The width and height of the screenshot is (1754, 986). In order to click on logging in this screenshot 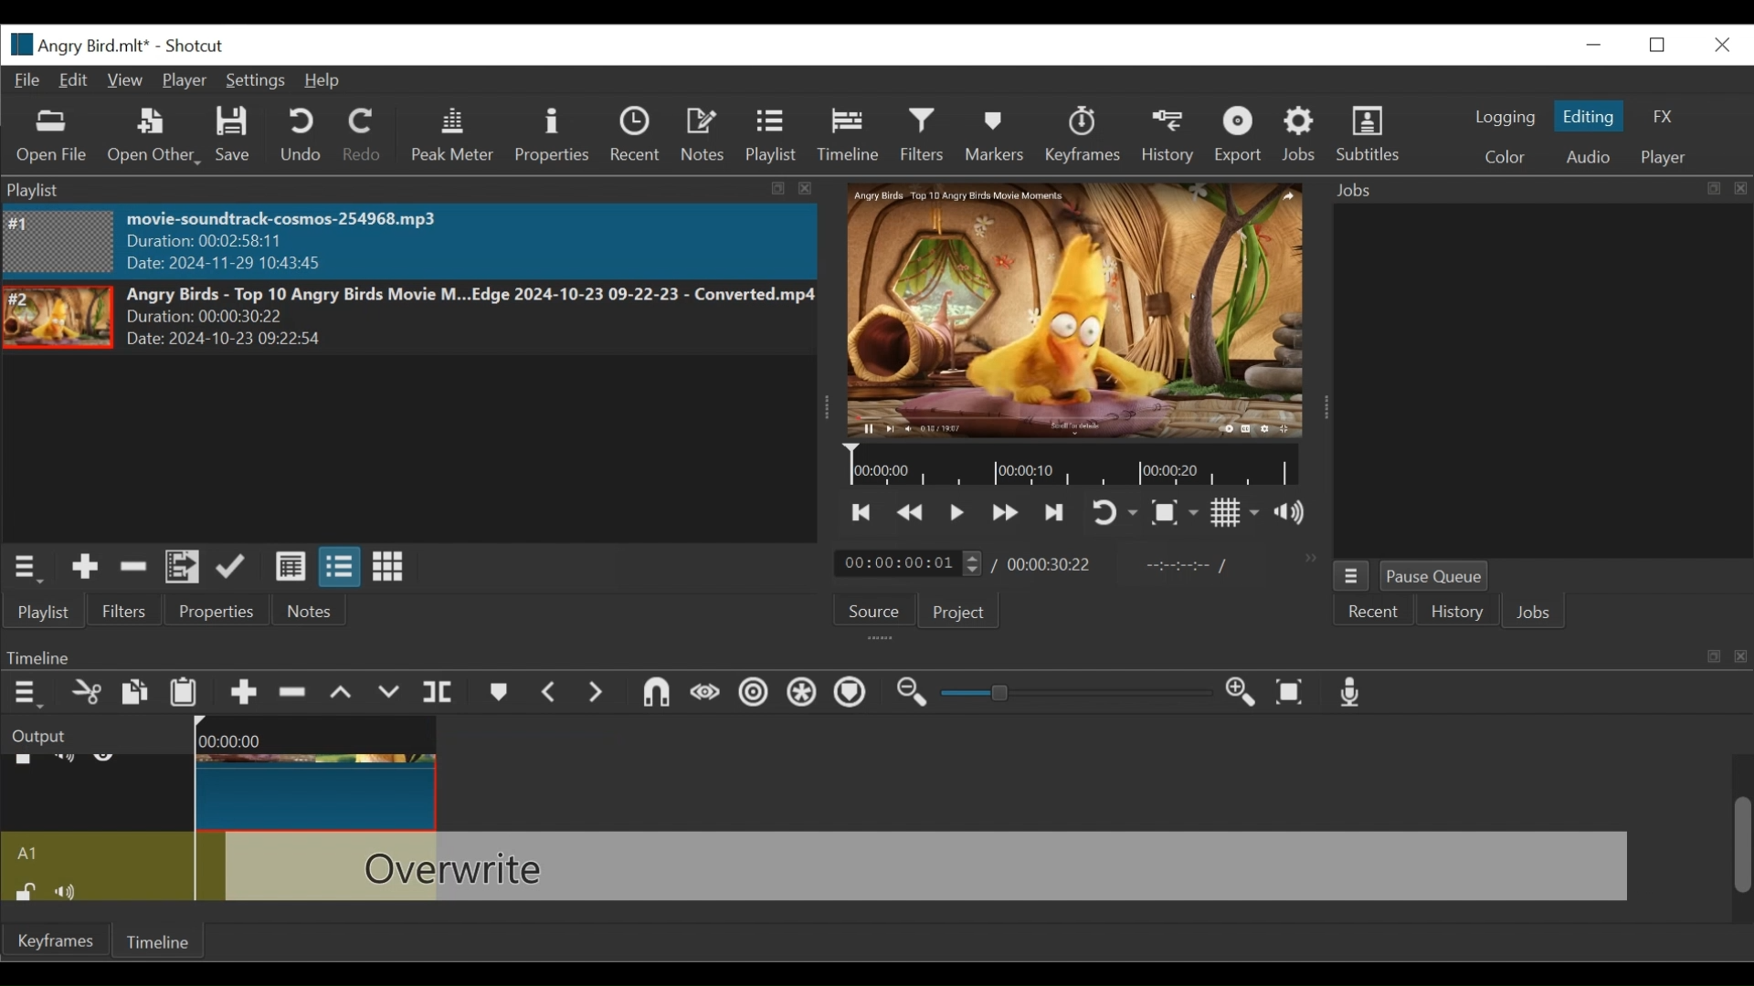, I will do `click(1506, 117)`.